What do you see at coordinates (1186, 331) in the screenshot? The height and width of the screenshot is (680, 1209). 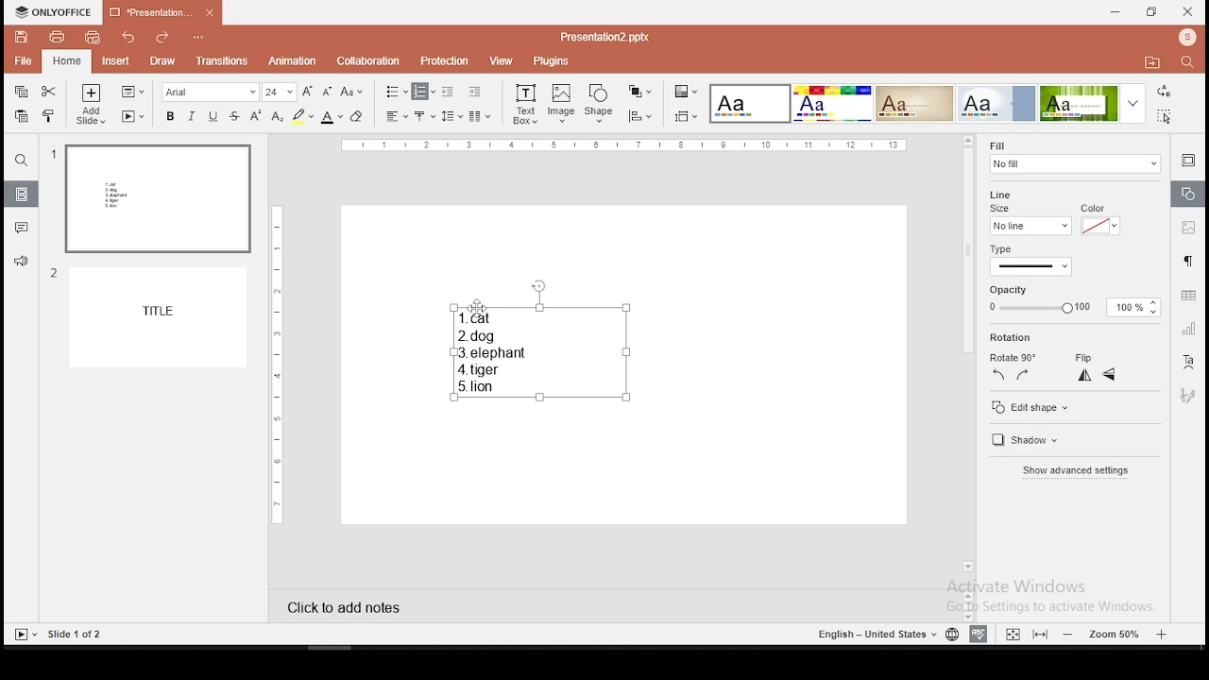 I see `chart settings` at bounding box center [1186, 331].